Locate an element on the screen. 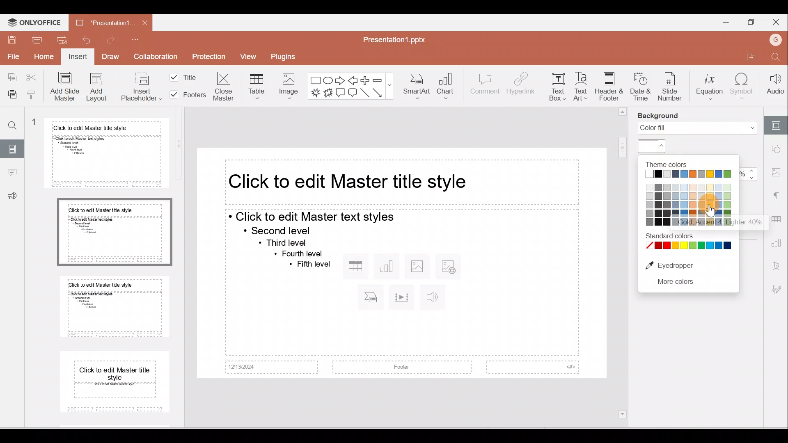 The height and width of the screenshot is (443, 788). File is located at coordinates (12, 57).